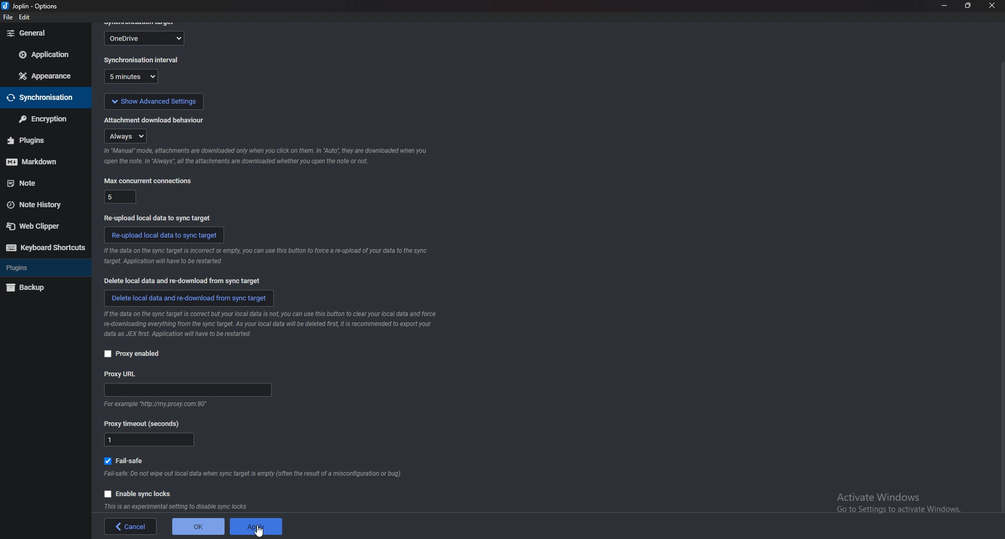  Describe the element at coordinates (135, 77) in the screenshot. I see `sync interval` at that location.